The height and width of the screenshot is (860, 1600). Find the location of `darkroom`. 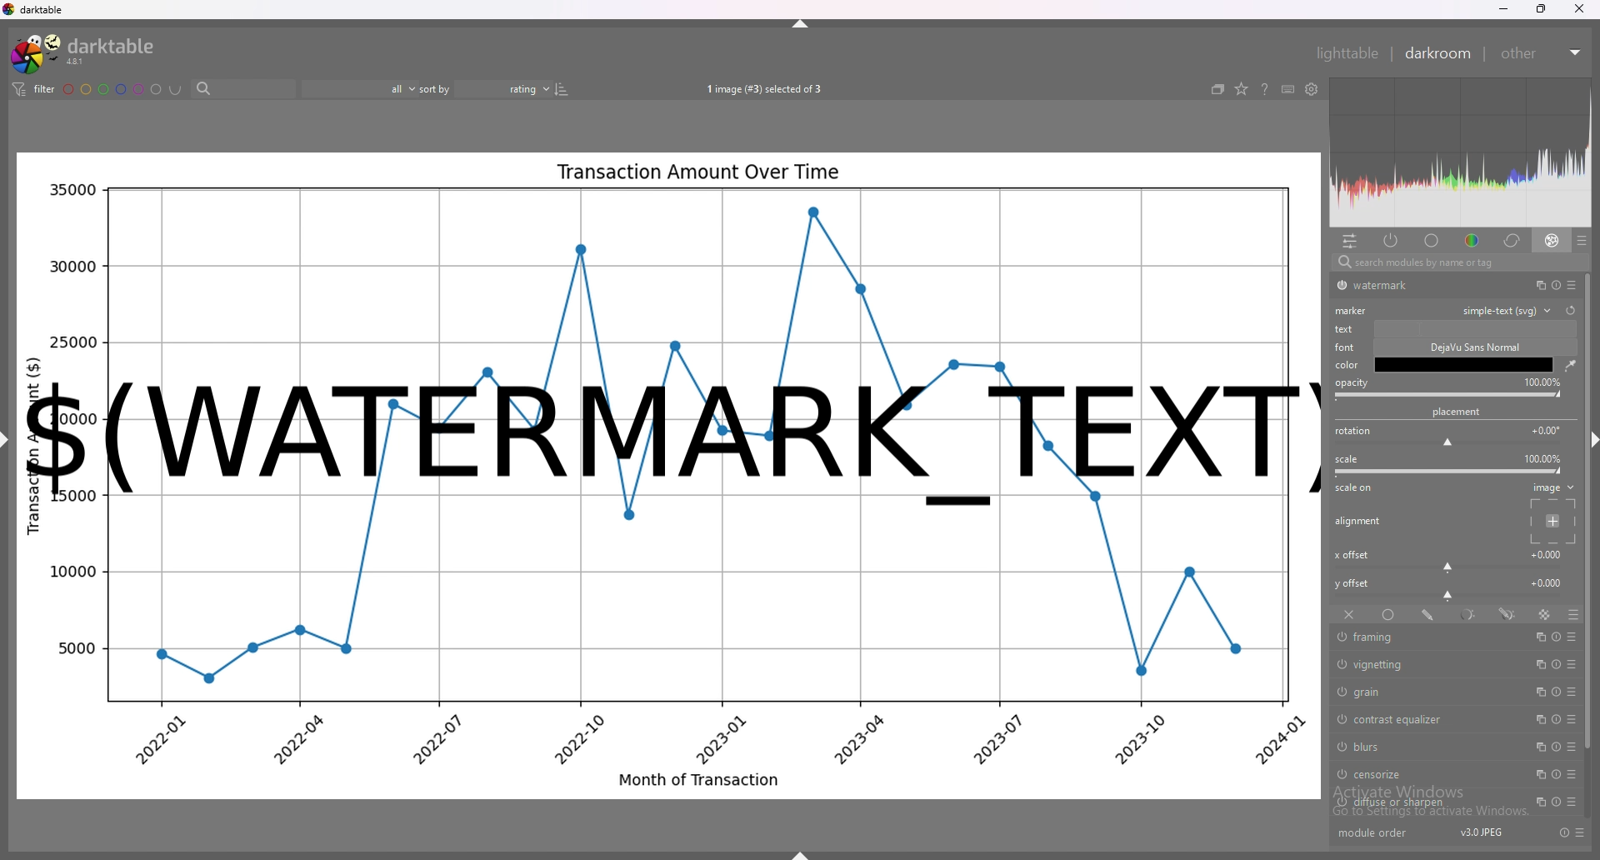

darkroom is located at coordinates (1438, 53).